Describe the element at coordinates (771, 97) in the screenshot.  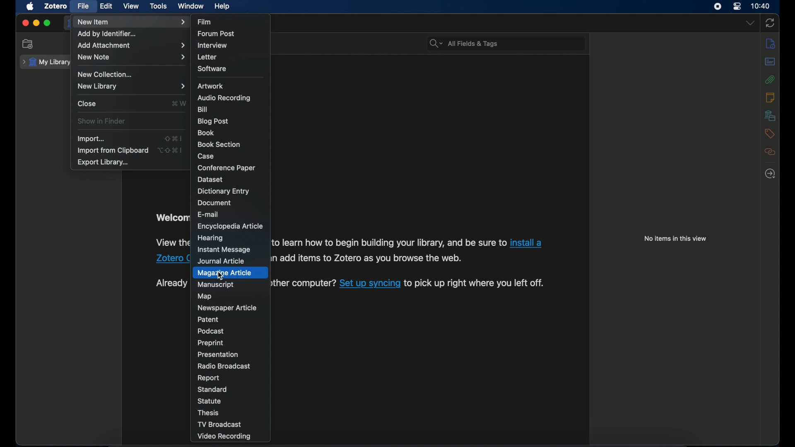
I see `notes` at that location.